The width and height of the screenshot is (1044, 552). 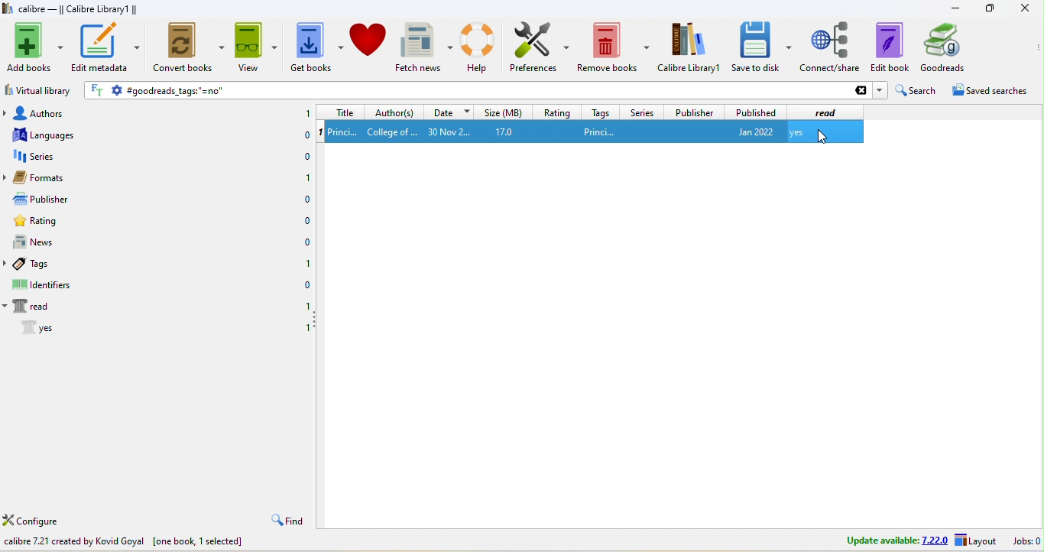 I want to click on read, so click(x=830, y=112).